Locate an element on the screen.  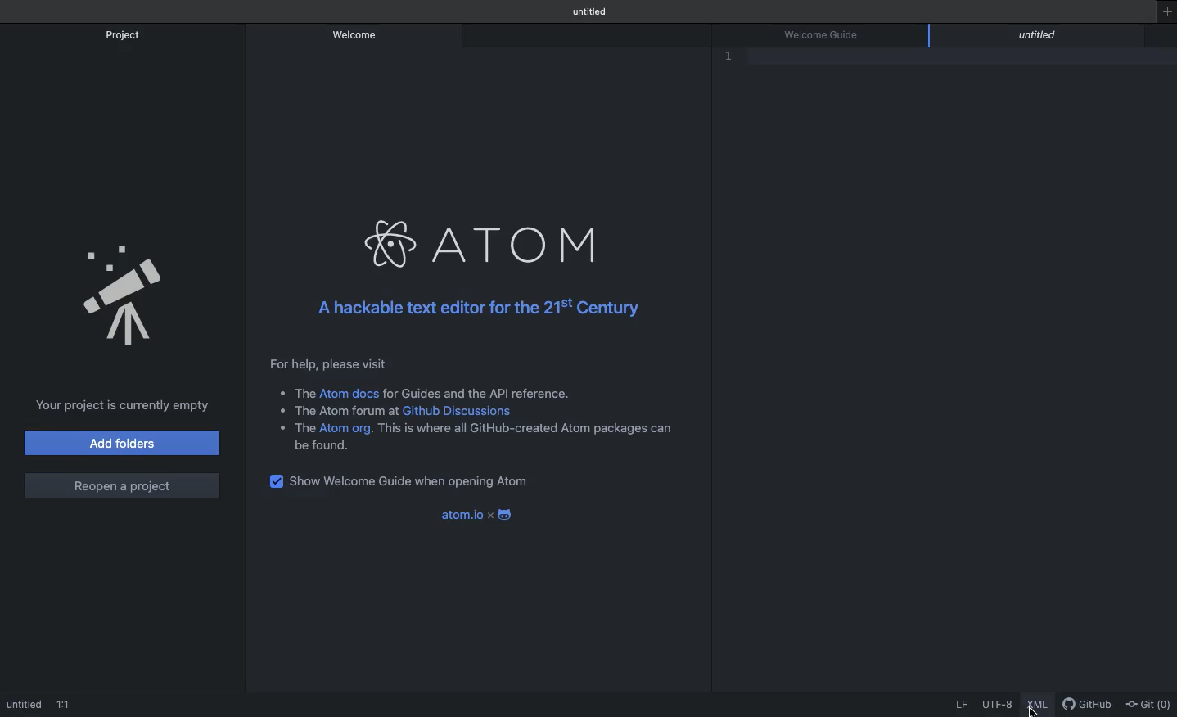
editor is located at coordinates (1039, 37).